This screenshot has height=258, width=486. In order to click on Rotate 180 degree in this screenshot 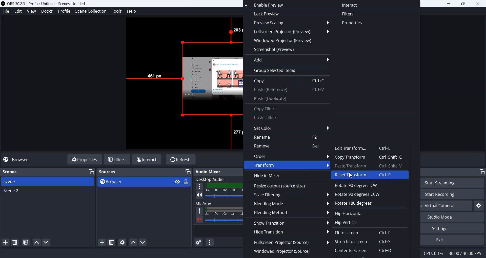, I will do `click(353, 203)`.